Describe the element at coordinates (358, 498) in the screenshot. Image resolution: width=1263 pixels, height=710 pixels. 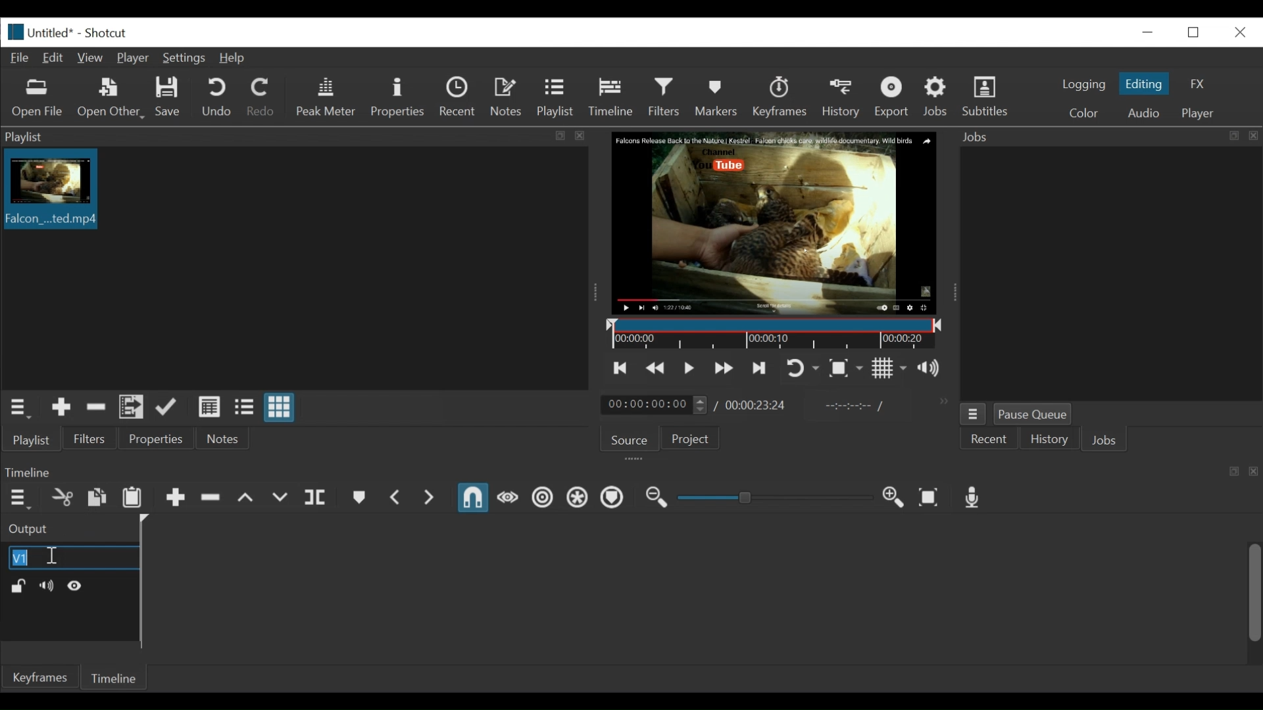
I see `Create or Edit Marker` at that location.